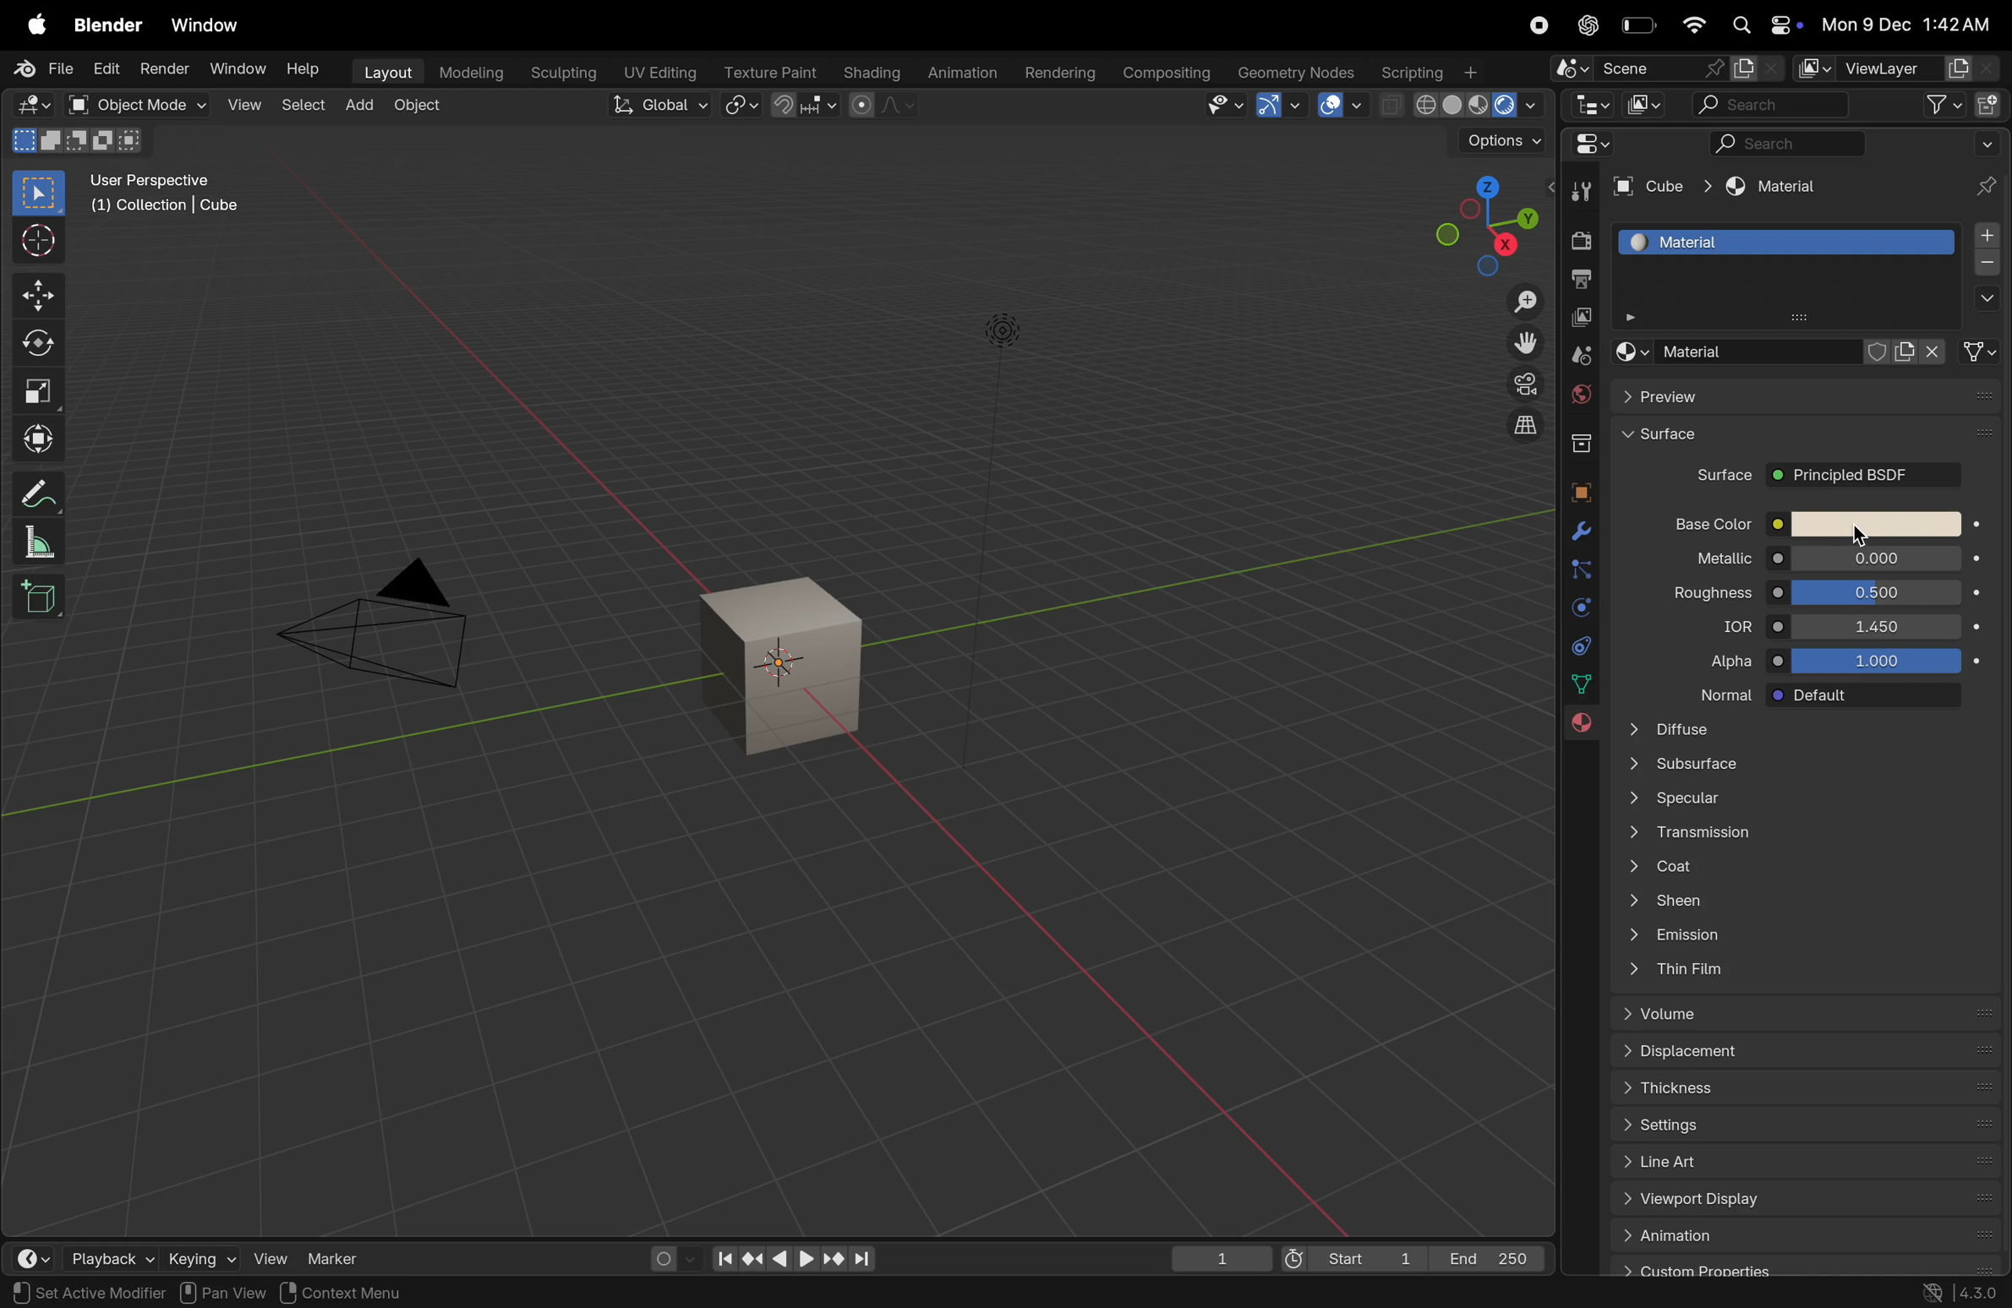 This screenshot has width=2012, height=1308. What do you see at coordinates (1692, 25) in the screenshot?
I see `wifi` at bounding box center [1692, 25].